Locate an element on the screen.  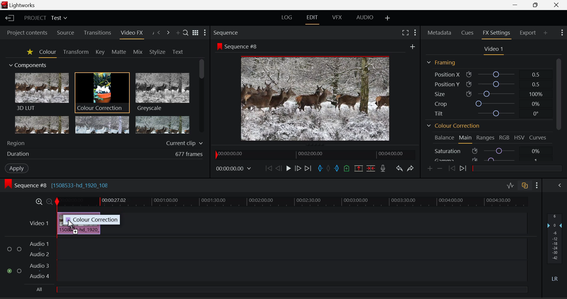
Audio Input Checkbox is located at coordinates (9, 249).